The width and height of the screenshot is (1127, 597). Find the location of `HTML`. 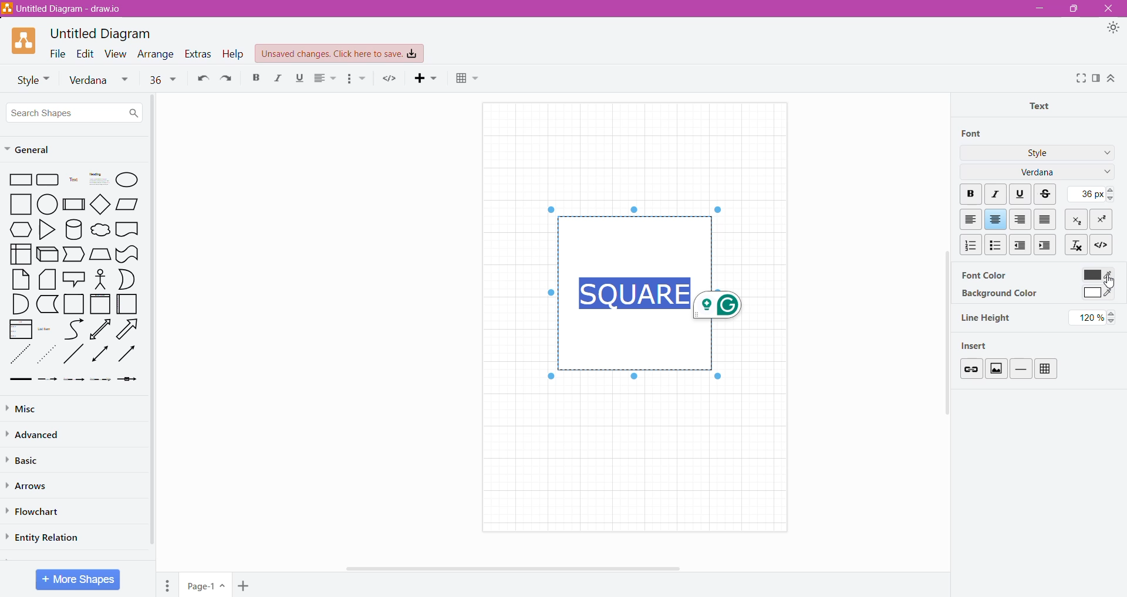

HTML is located at coordinates (1100, 243).